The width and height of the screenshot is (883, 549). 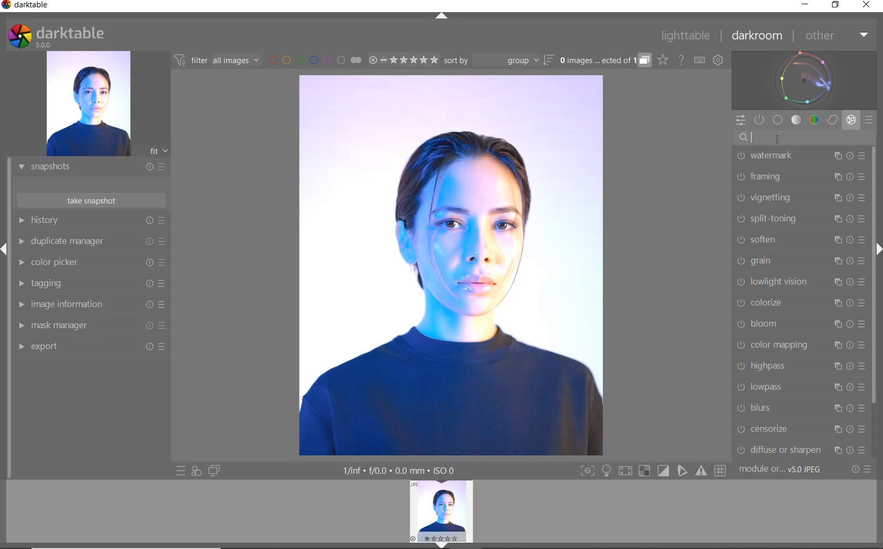 I want to click on BLURS, so click(x=800, y=408).